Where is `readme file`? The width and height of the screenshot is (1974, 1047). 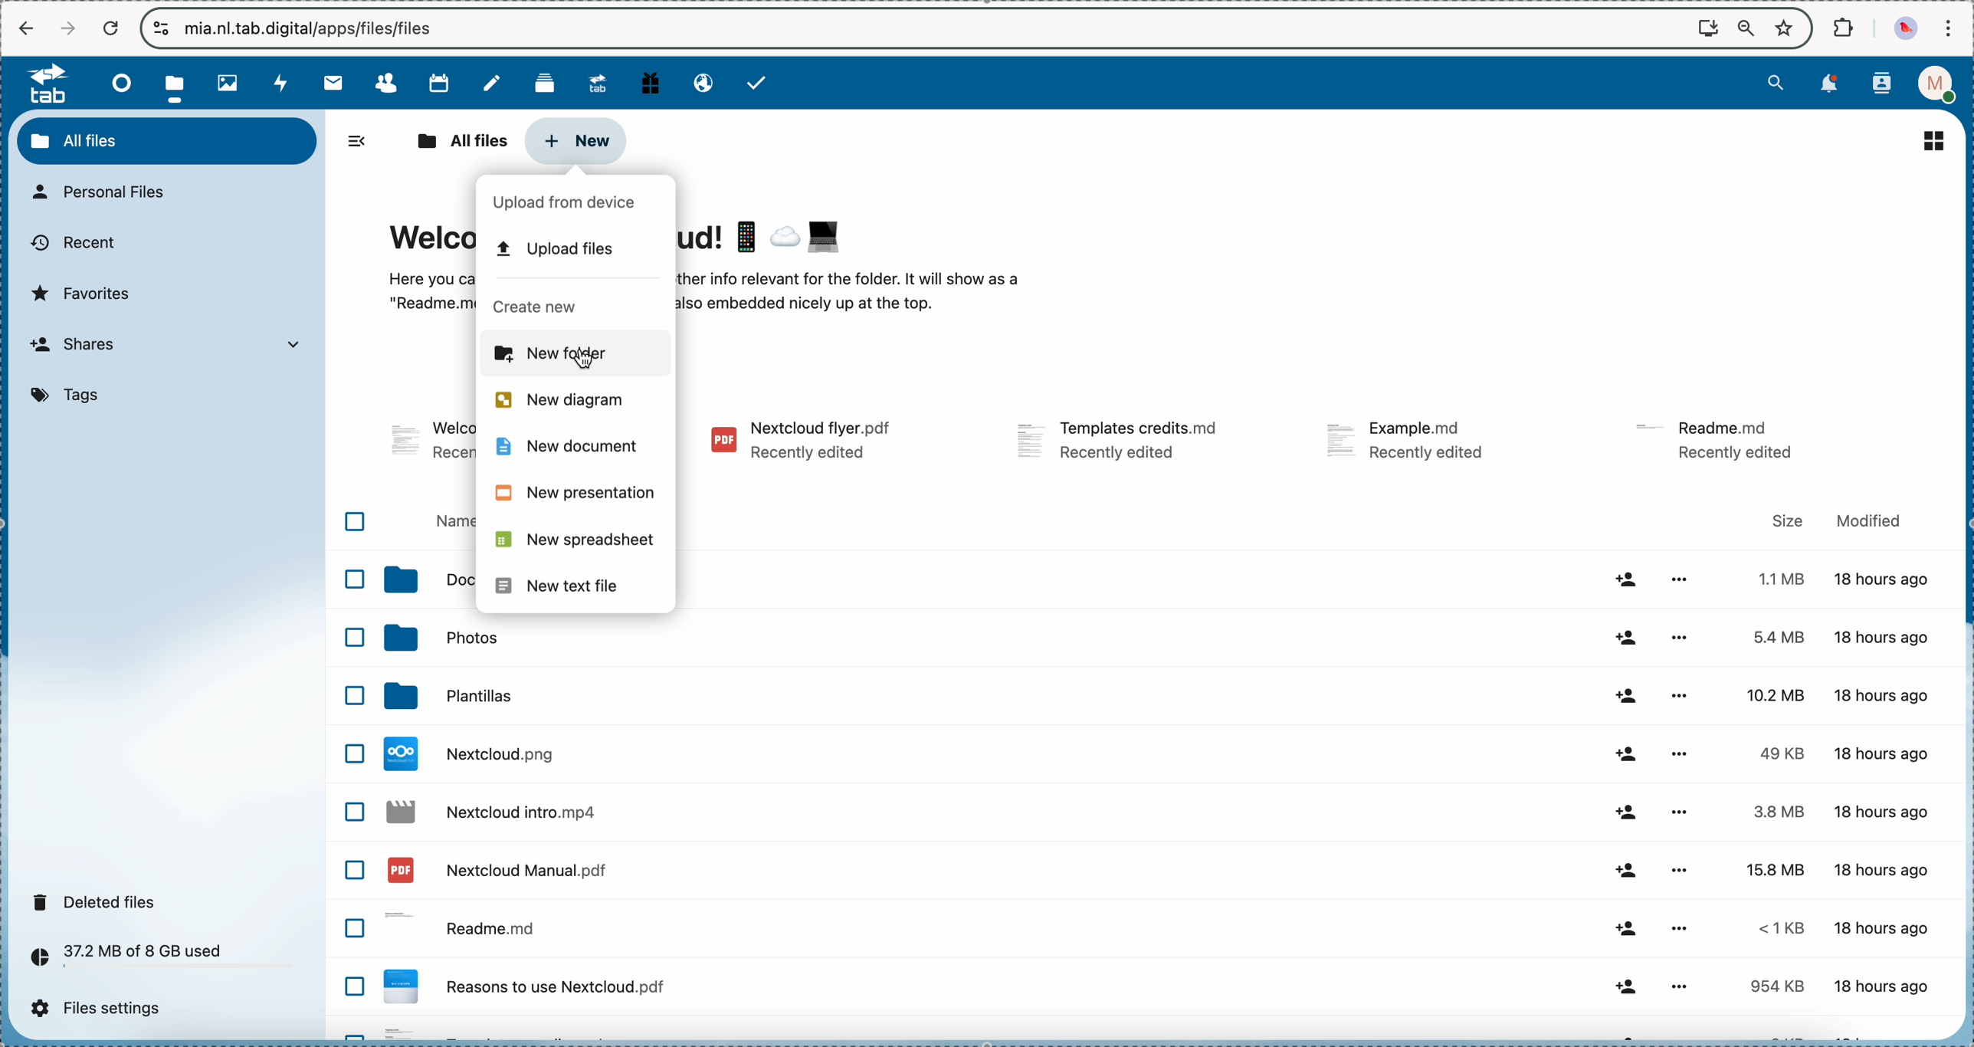 readme file is located at coordinates (982, 931).